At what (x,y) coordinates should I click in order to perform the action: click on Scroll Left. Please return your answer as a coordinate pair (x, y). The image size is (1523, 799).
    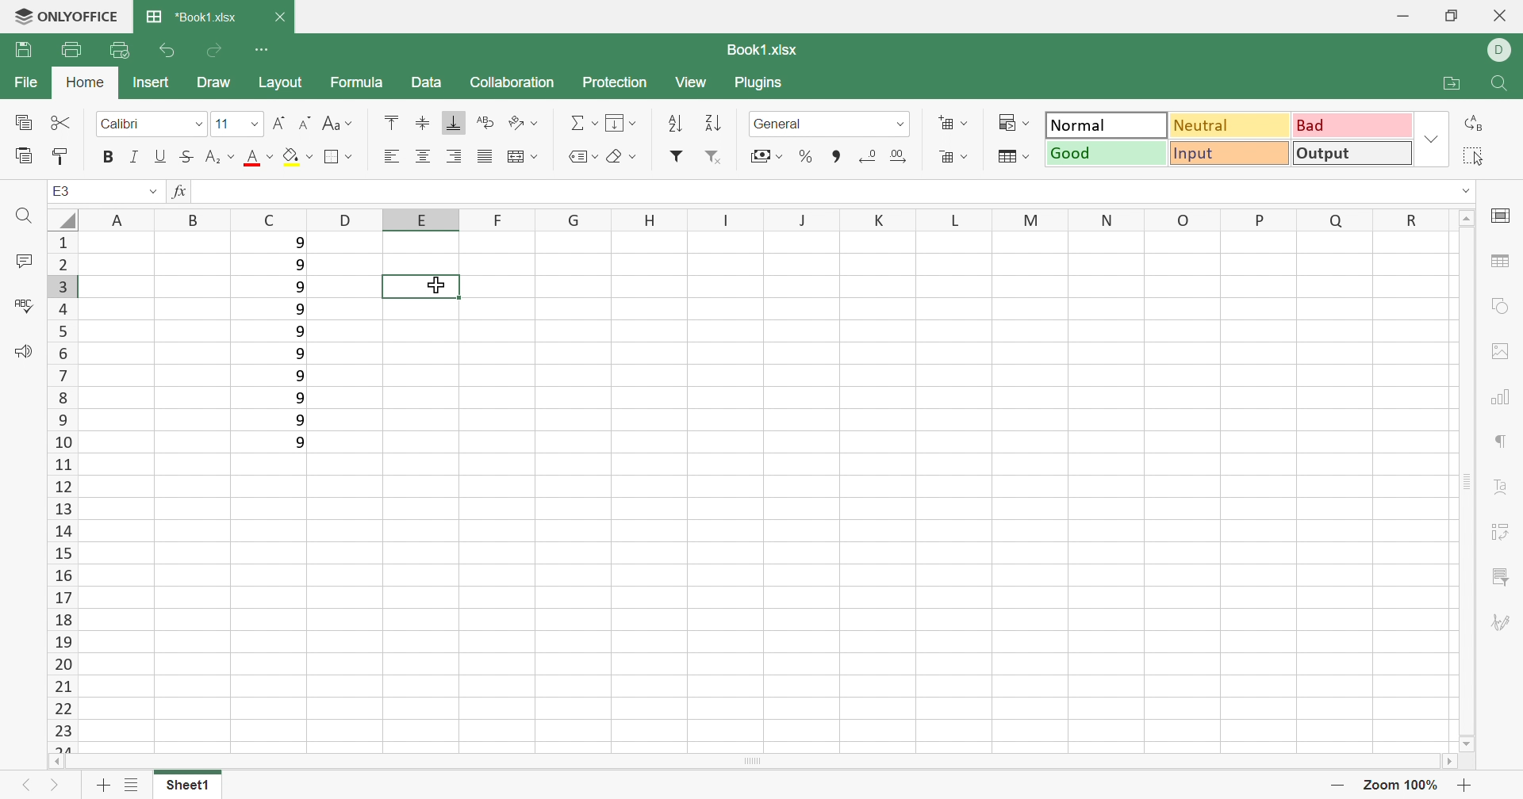
    Looking at the image, I should click on (61, 763).